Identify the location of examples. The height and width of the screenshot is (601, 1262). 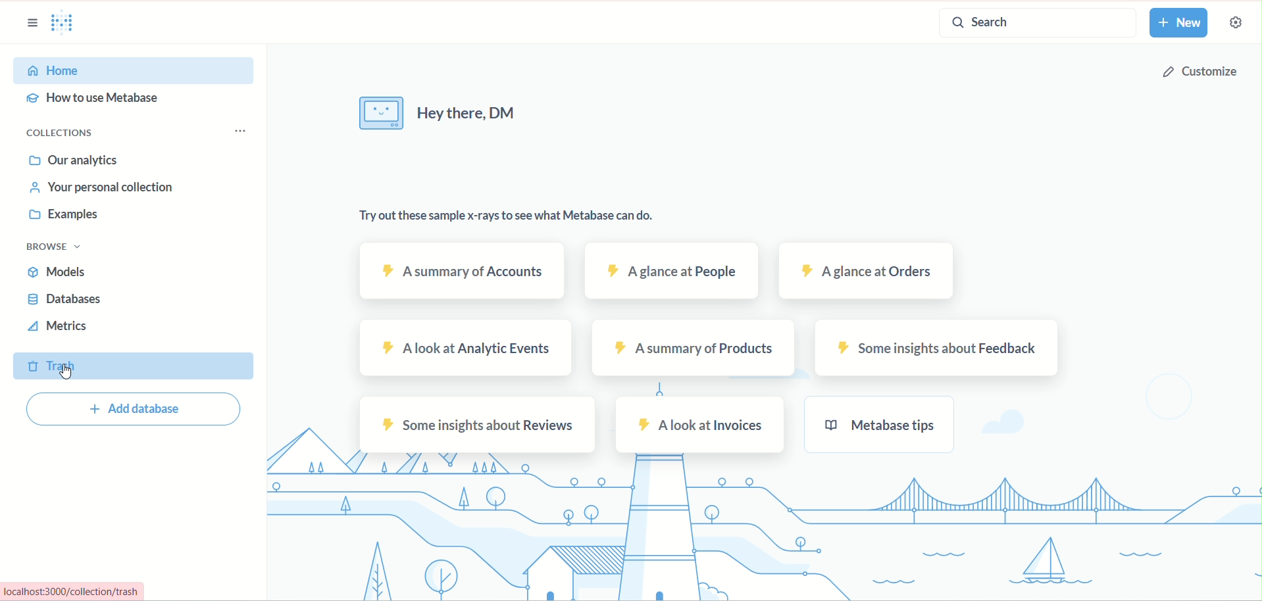
(64, 216).